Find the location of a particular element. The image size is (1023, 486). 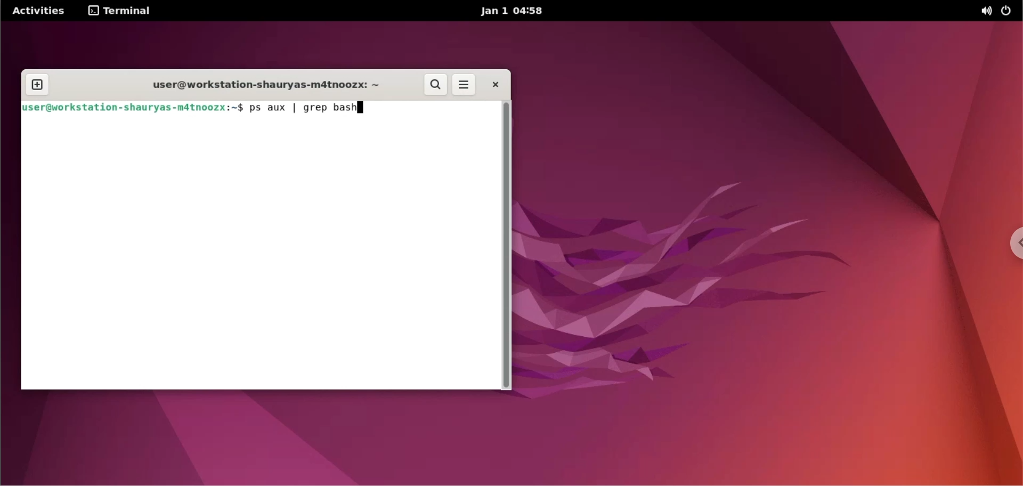

power options is located at coordinates (1009, 11).